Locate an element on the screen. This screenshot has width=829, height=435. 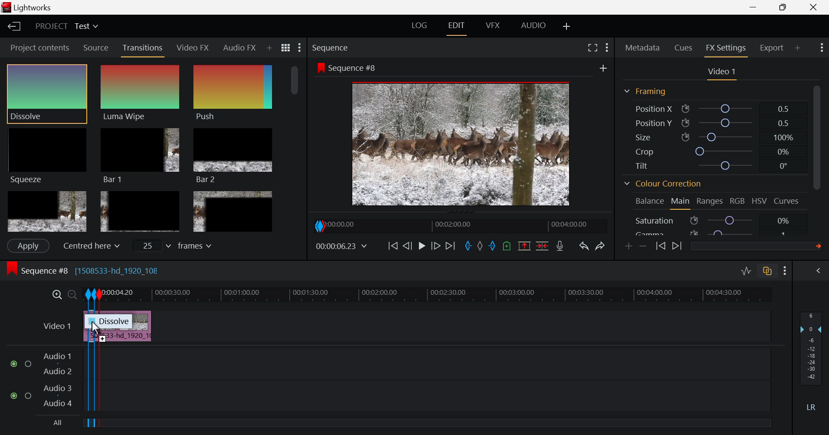
Audio Level is located at coordinates (813, 362).